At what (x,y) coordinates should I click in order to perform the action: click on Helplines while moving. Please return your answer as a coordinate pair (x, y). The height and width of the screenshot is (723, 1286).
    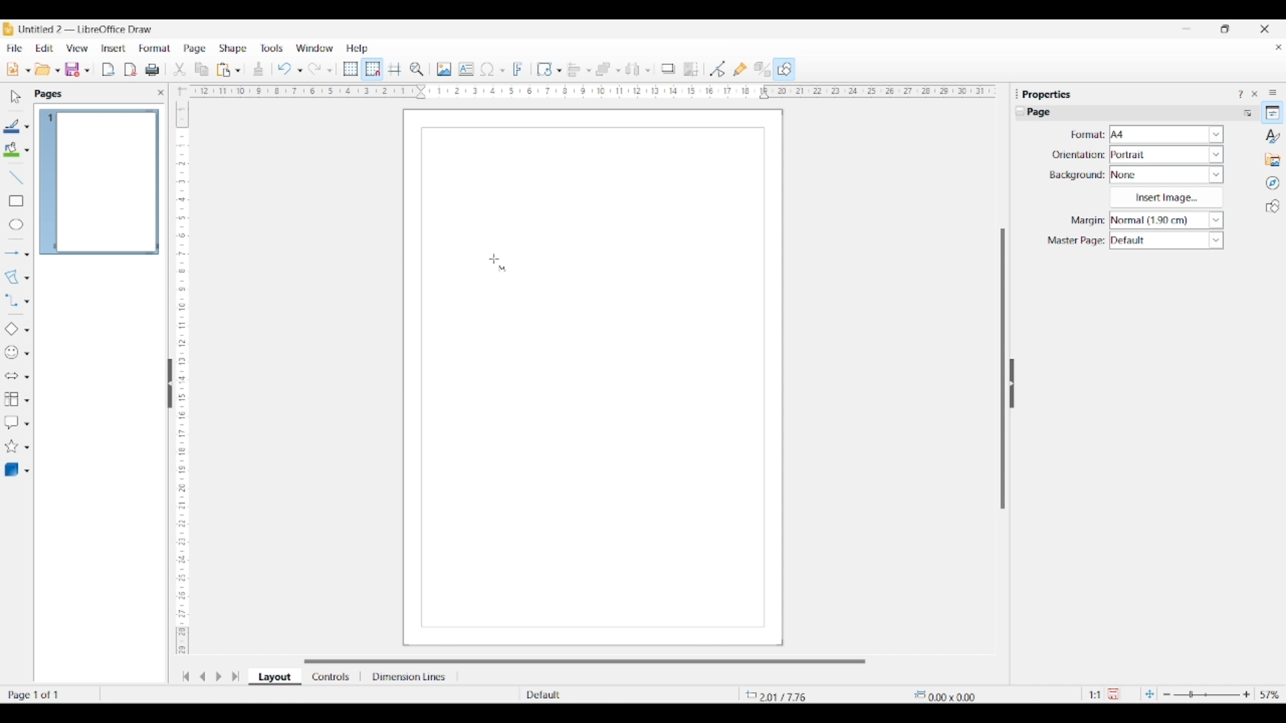
    Looking at the image, I should click on (395, 68).